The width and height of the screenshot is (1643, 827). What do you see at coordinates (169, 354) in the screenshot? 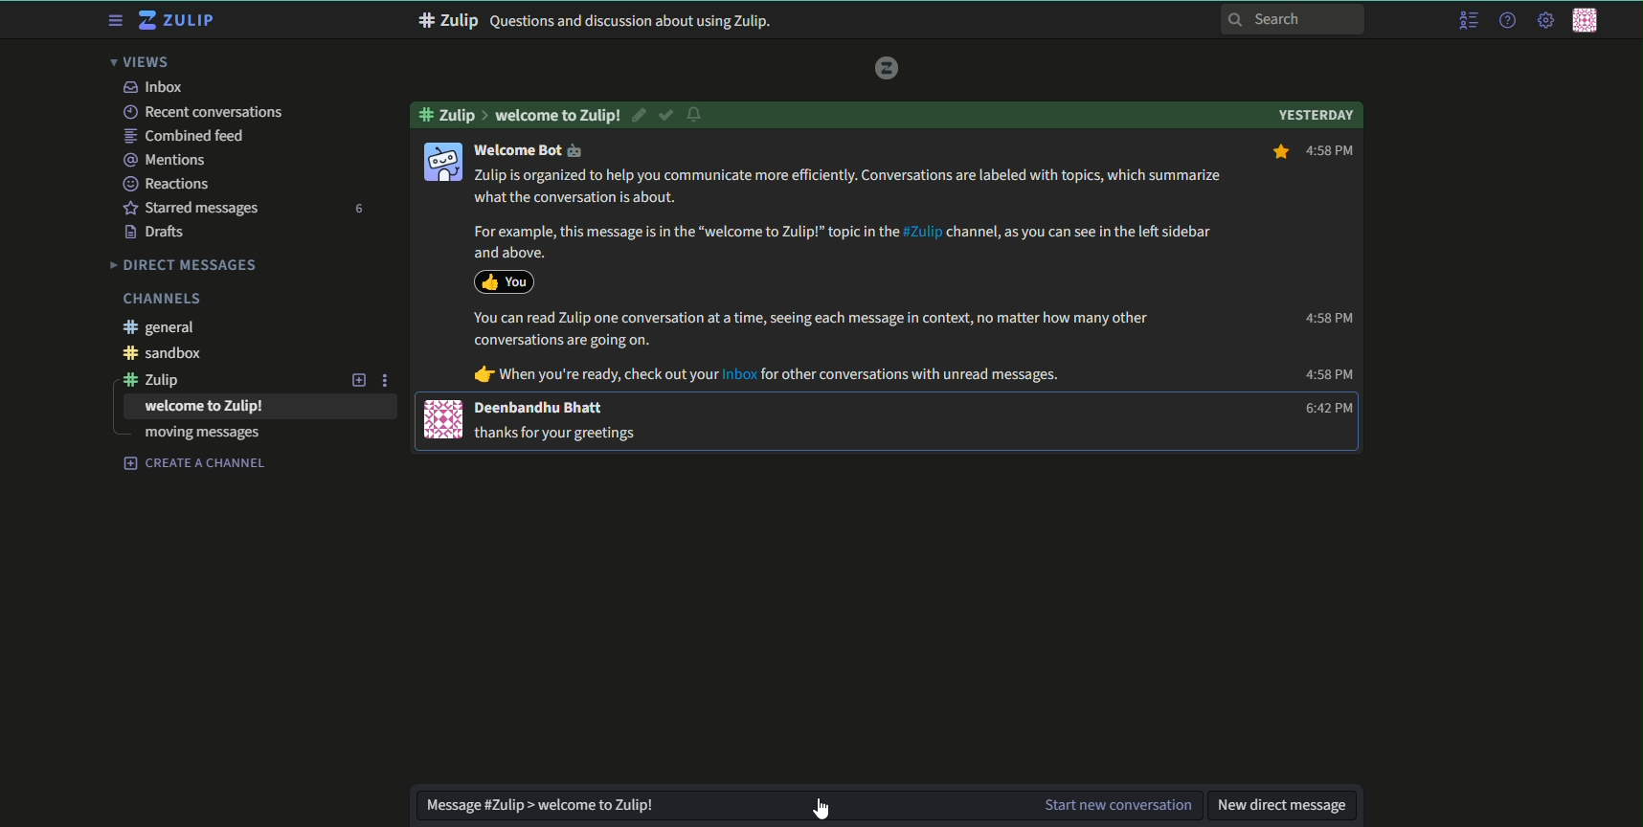
I see `#sandbox` at bounding box center [169, 354].